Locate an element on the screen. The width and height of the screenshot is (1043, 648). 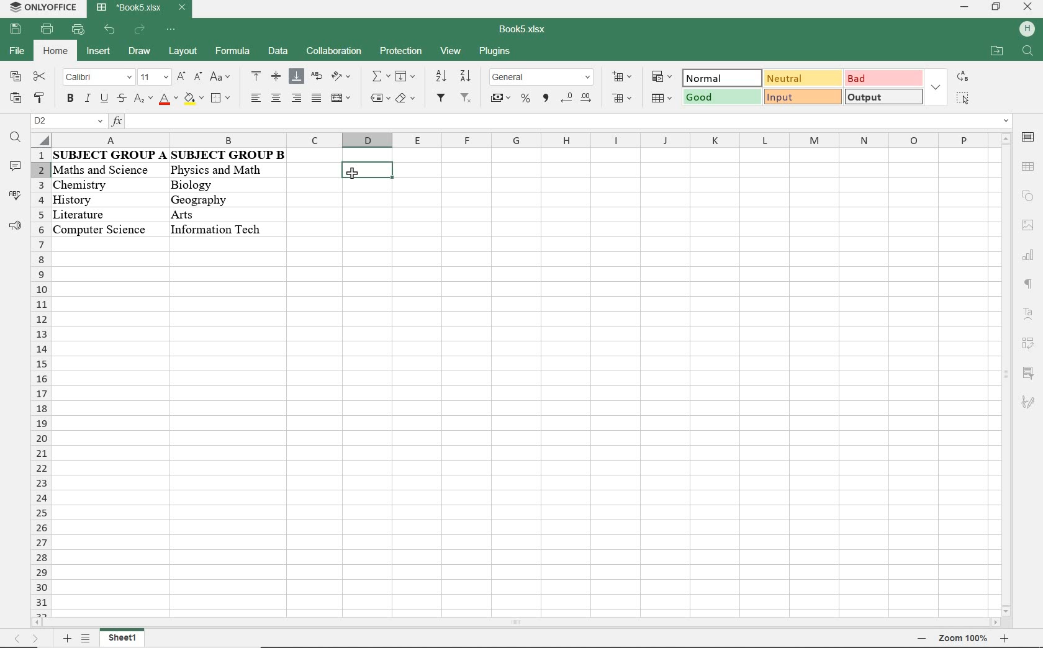
underline is located at coordinates (103, 100).